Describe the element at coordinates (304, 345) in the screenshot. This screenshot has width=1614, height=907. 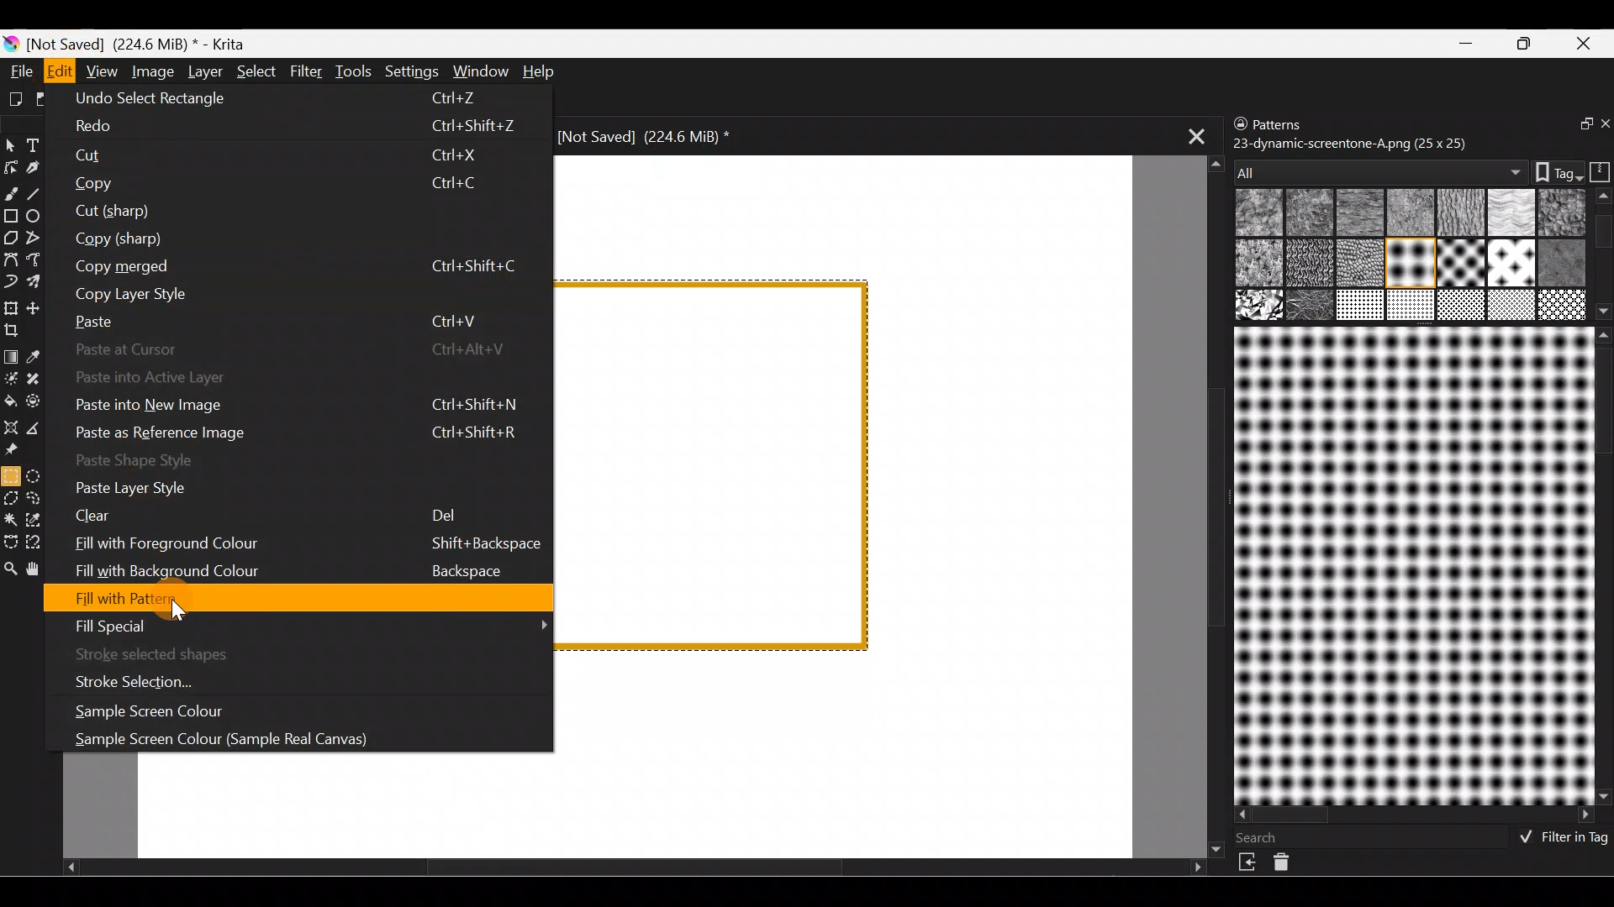
I see `Paste at cursor` at that location.